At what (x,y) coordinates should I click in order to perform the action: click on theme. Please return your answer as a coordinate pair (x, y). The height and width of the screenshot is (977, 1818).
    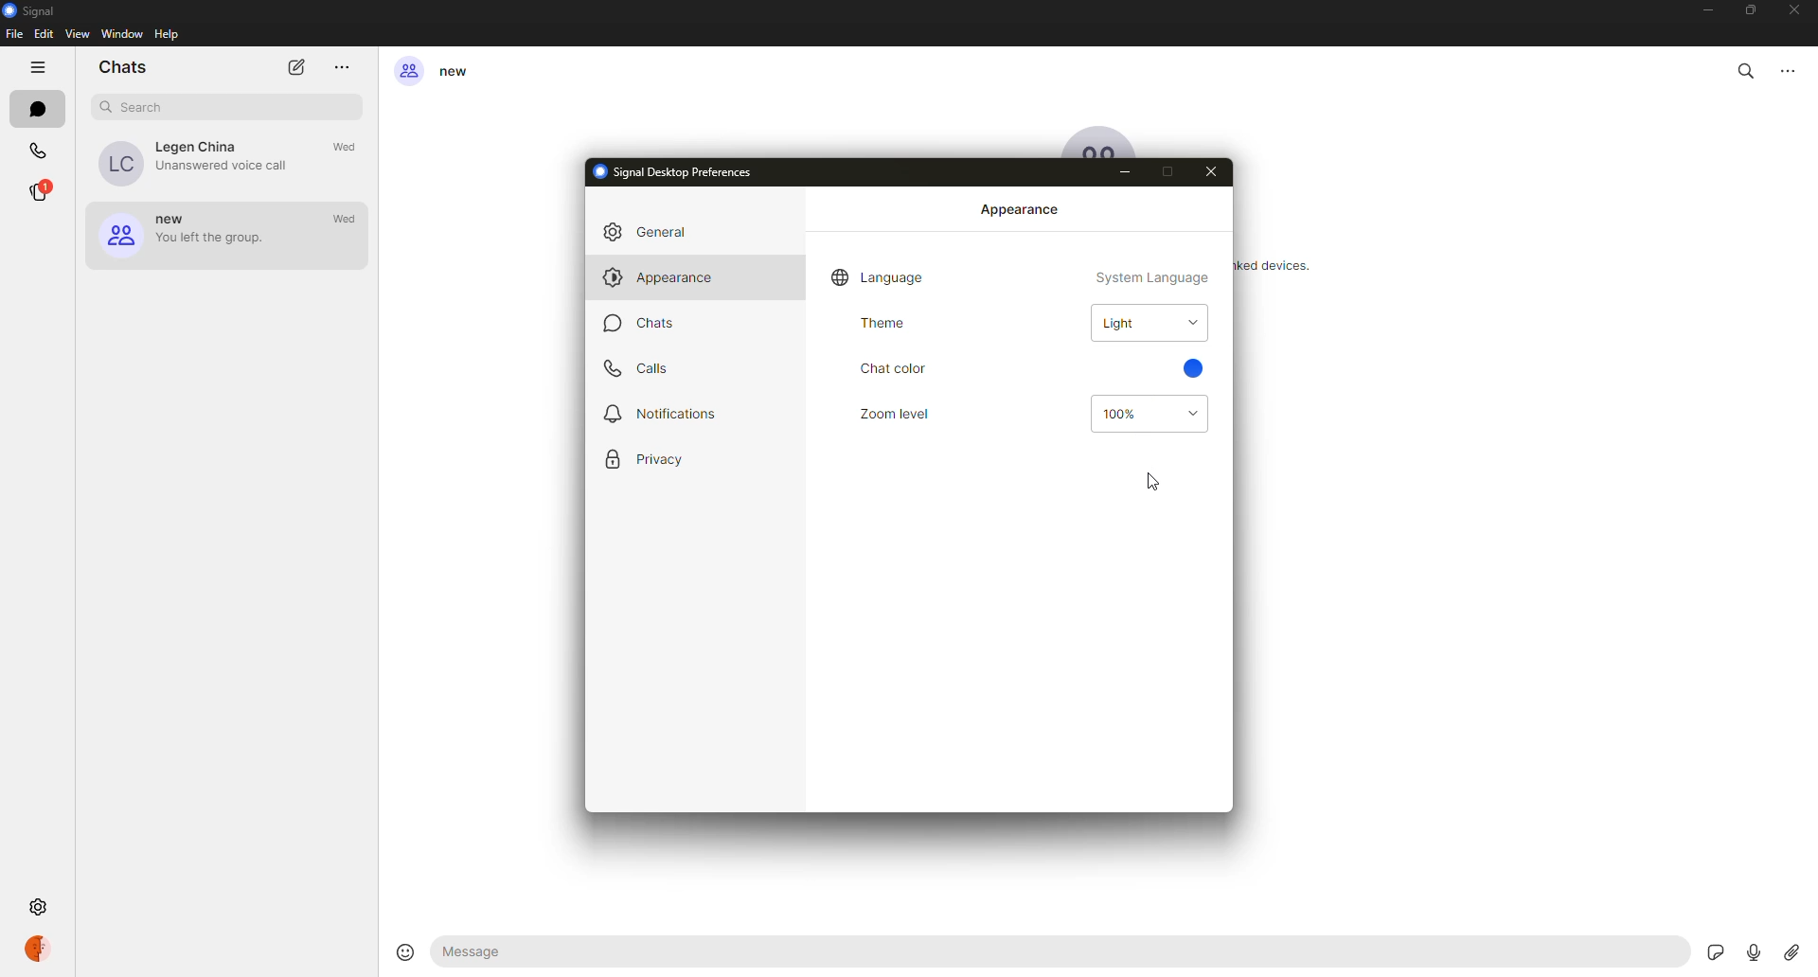
    Looking at the image, I should click on (892, 324).